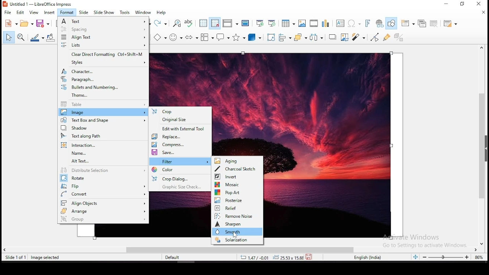 This screenshot has height=275, width=489. Describe the element at coordinates (240, 37) in the screenshot. I see `stars and banners` at that location.